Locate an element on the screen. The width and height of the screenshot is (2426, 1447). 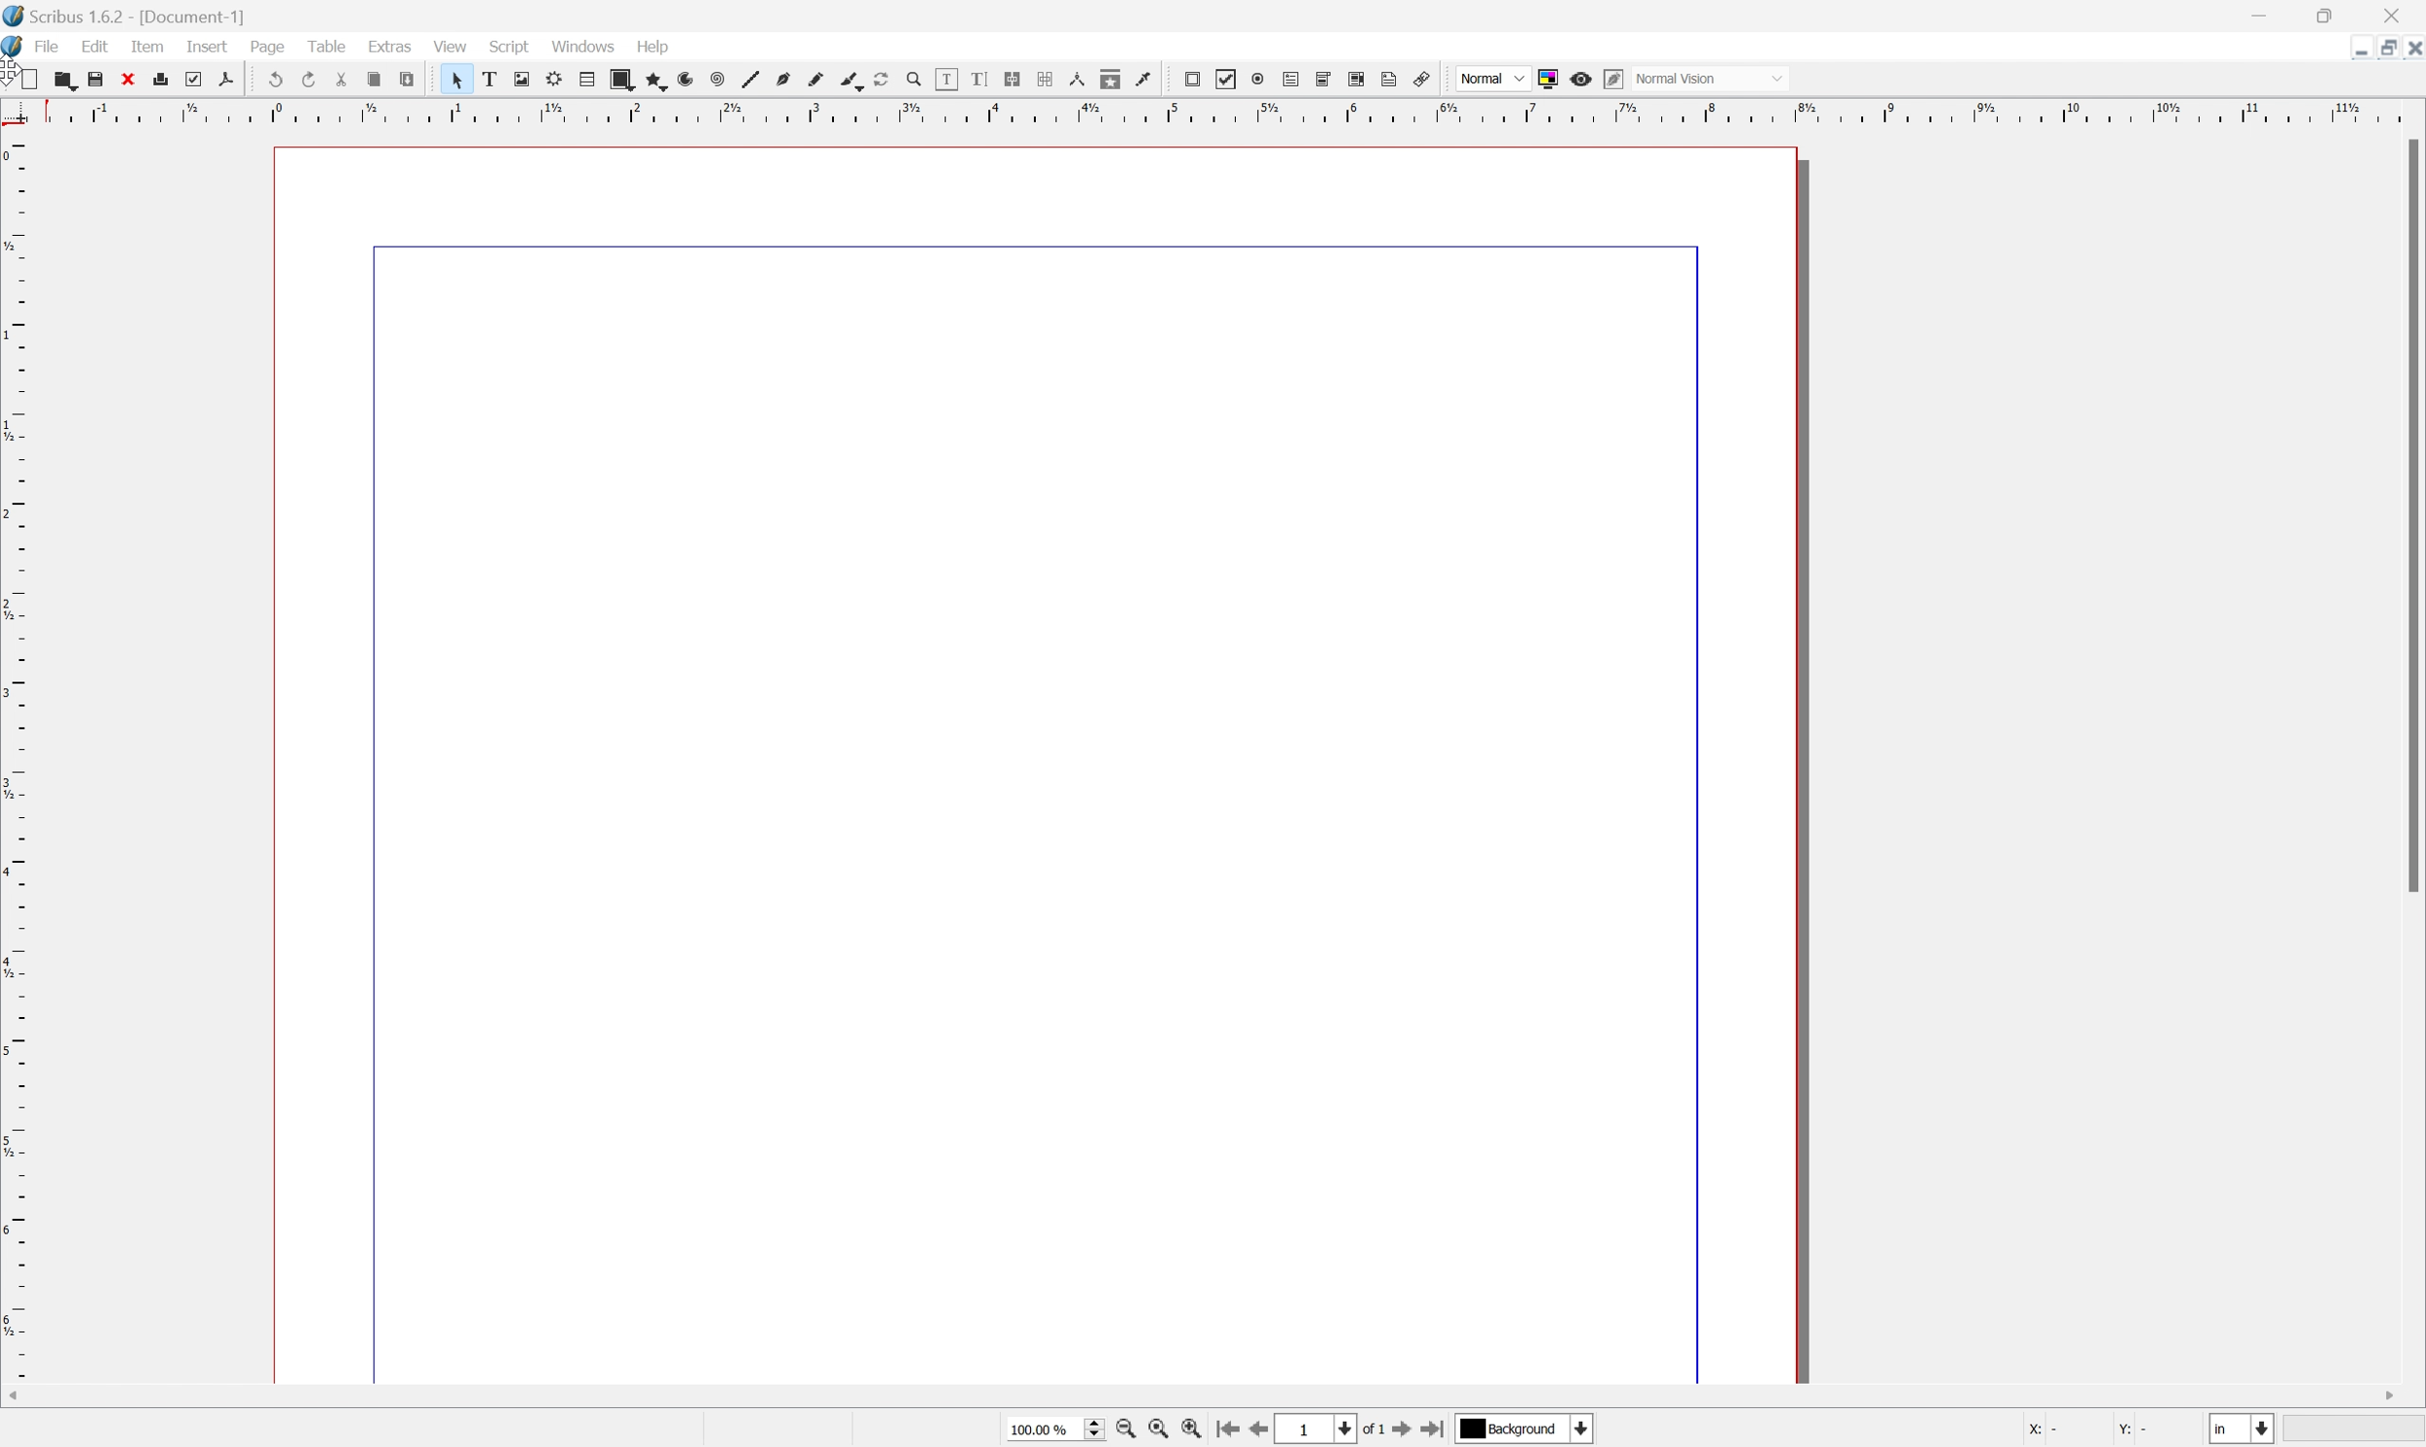
open is located at coordinates (65, 79).